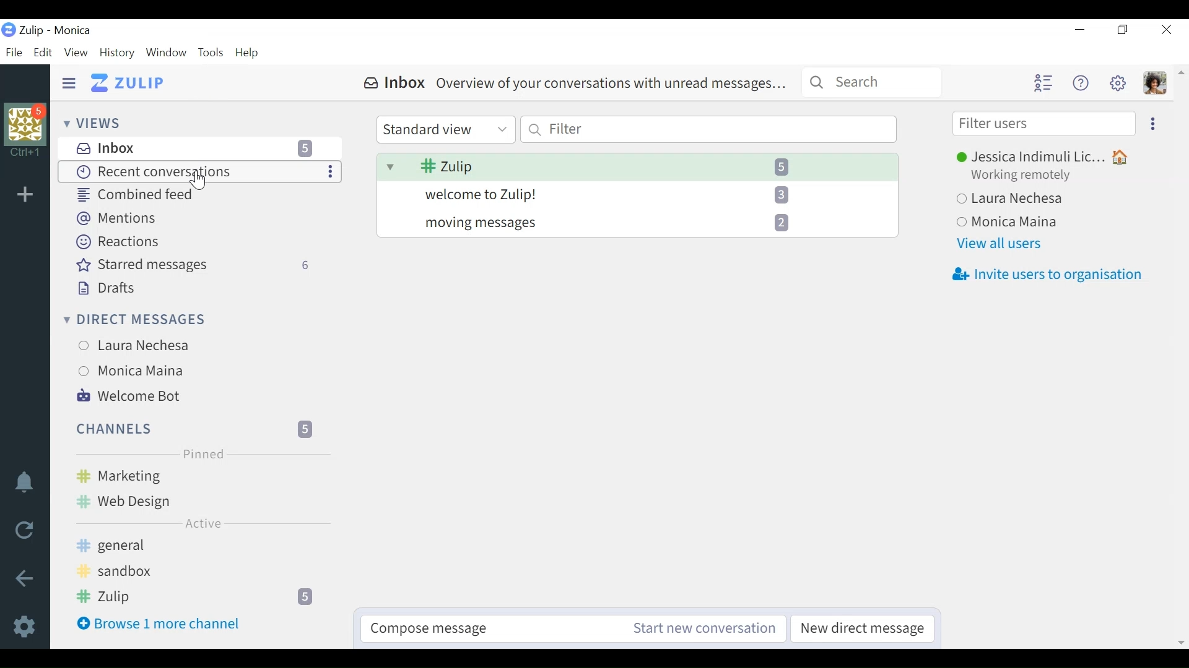 The height and width of the screenshot is (668, 1189). I want to click on Compose message Start new conversation, so click(572, 627).